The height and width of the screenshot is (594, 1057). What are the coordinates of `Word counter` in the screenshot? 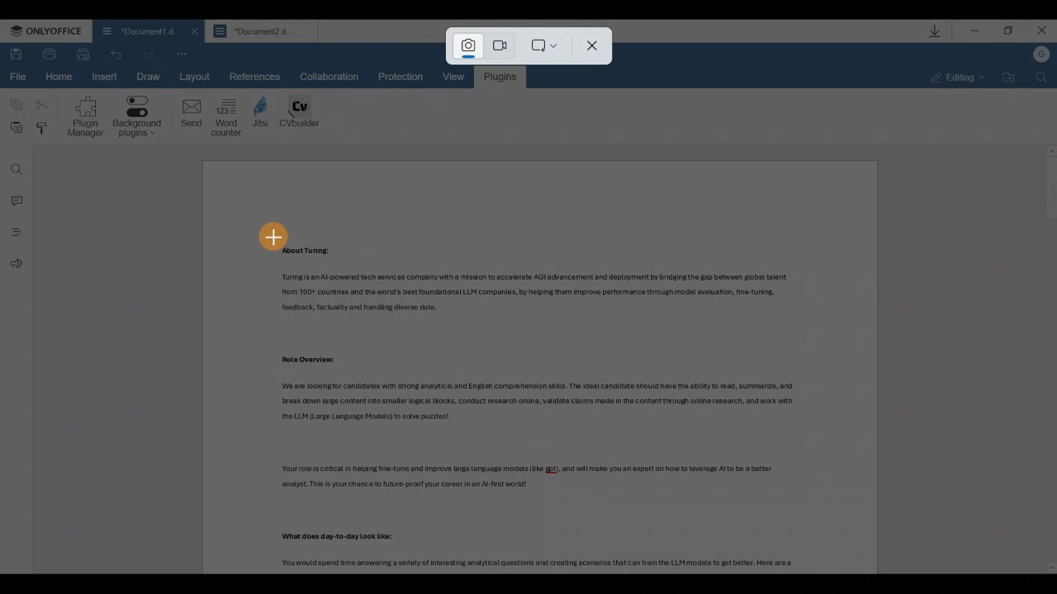 It's located at (227, 116).